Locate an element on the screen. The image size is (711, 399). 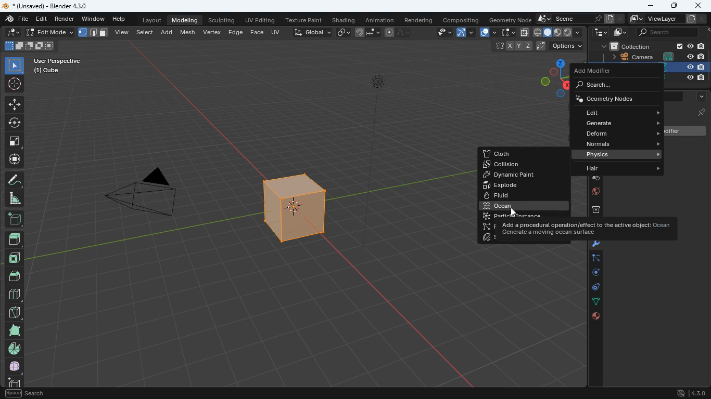
ocean is located at coordinates (526, 206).